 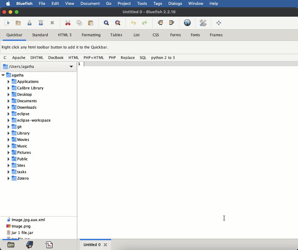 I want to click on html 5, so click(x=65, y=35).